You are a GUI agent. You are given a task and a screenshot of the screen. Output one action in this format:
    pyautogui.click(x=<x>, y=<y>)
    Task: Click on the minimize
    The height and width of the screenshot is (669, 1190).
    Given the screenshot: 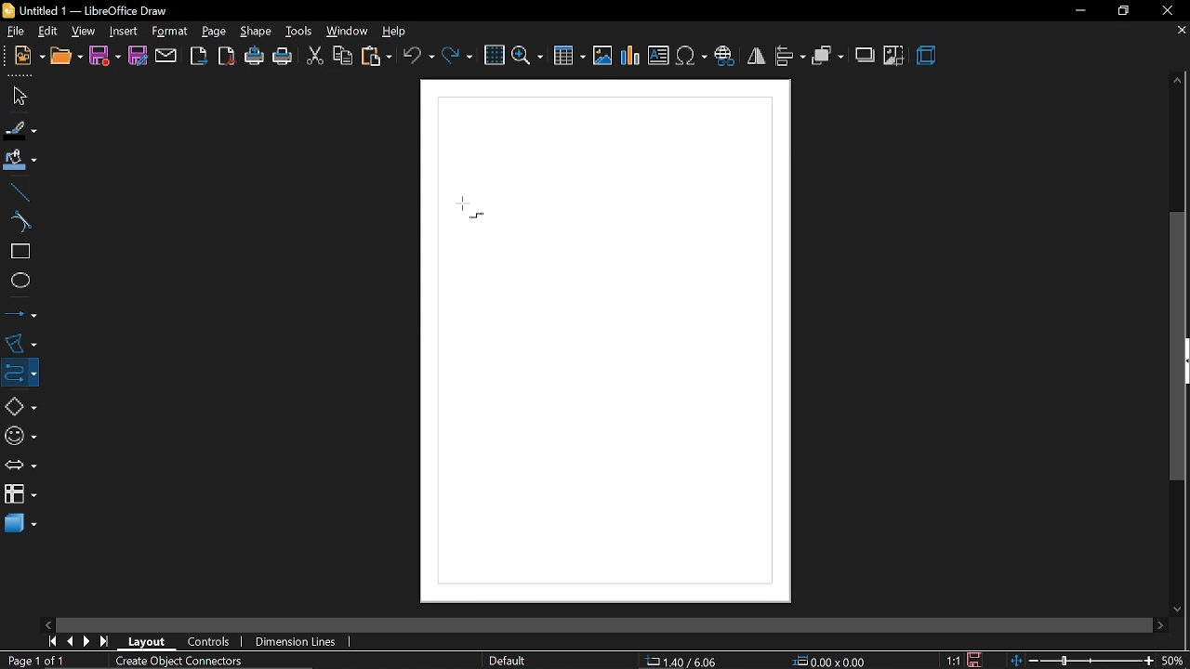 What is the action you would take?
    pyautogui.click(x=1077, y=11)
    